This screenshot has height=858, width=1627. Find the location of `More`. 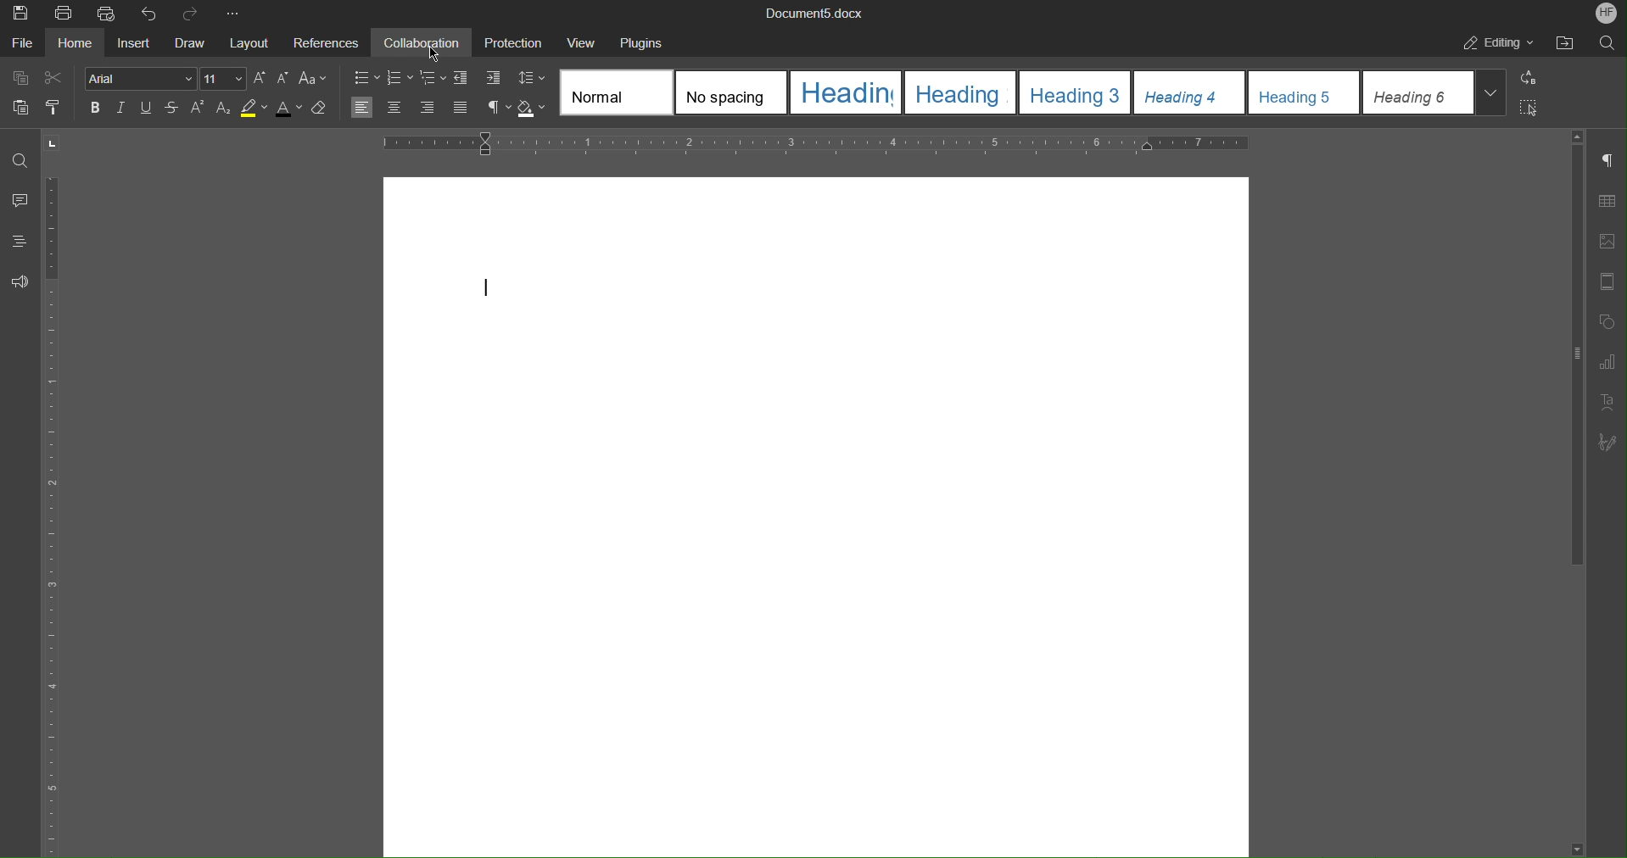

More is located at coordinates (240, 14).